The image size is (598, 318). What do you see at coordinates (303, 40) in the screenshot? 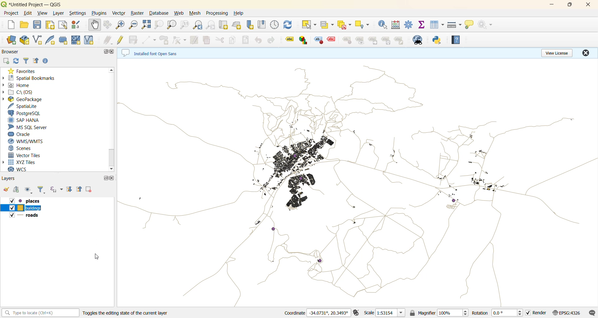
I see `graph` at bounding box center [303, 40].